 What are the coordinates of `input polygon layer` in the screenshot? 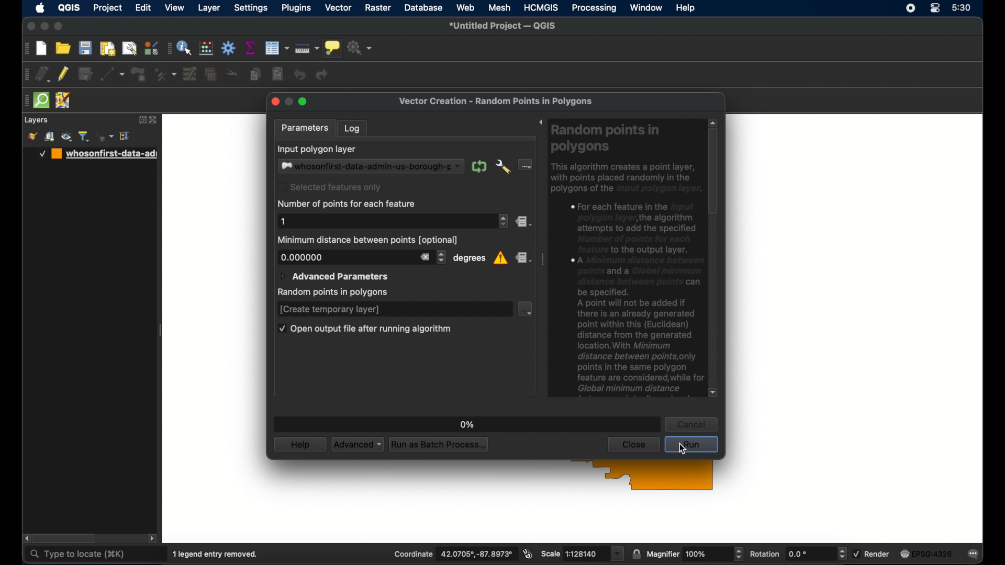 It's located at (317, 149).